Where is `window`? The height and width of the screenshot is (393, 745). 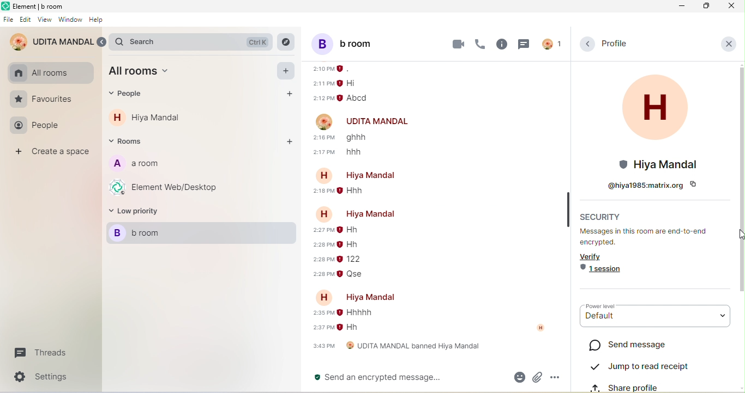
window is located at coordinates (71, 21).